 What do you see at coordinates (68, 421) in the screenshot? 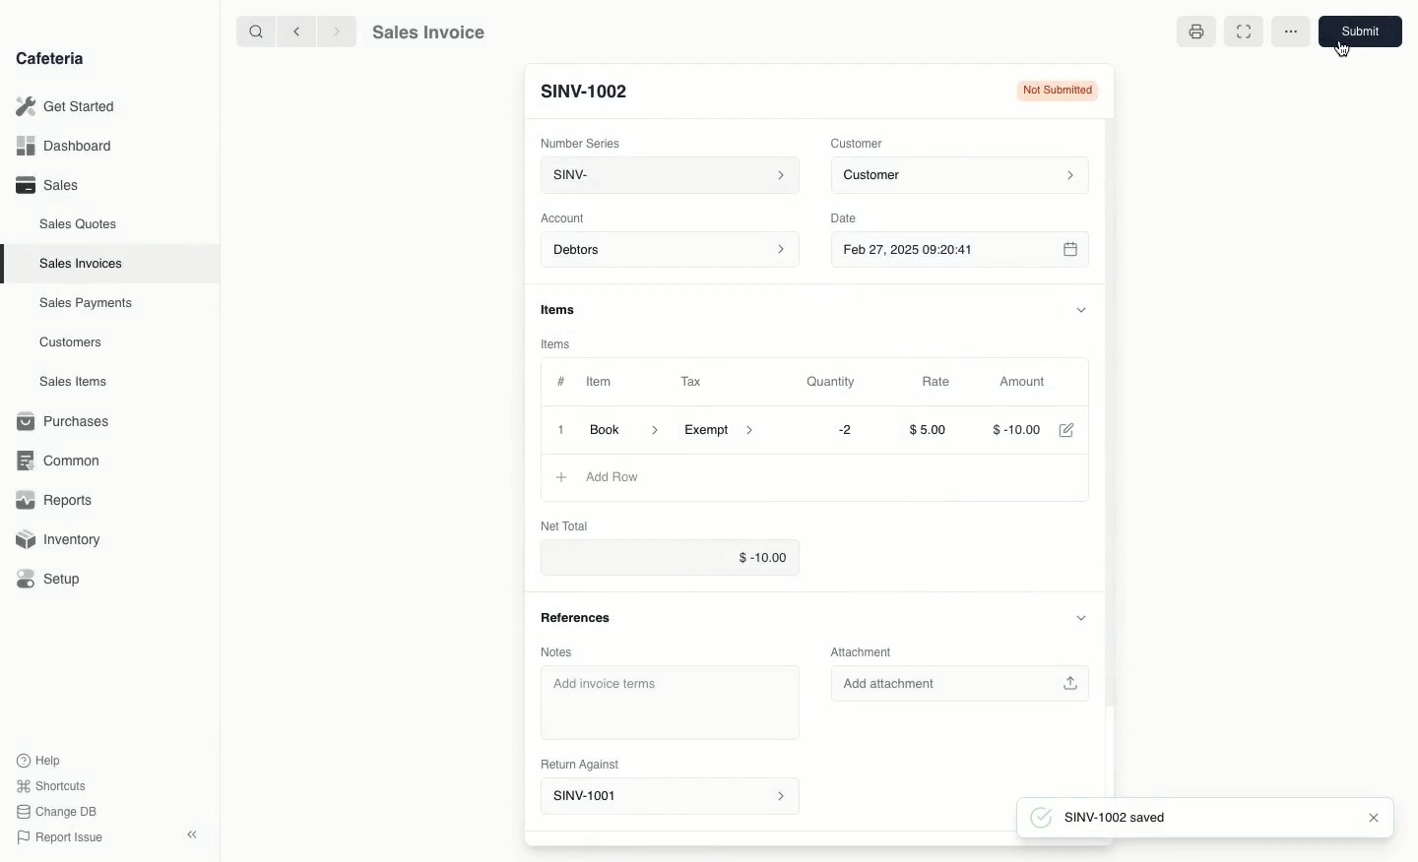
I see `Purchases` at bounding box center [68, 421].